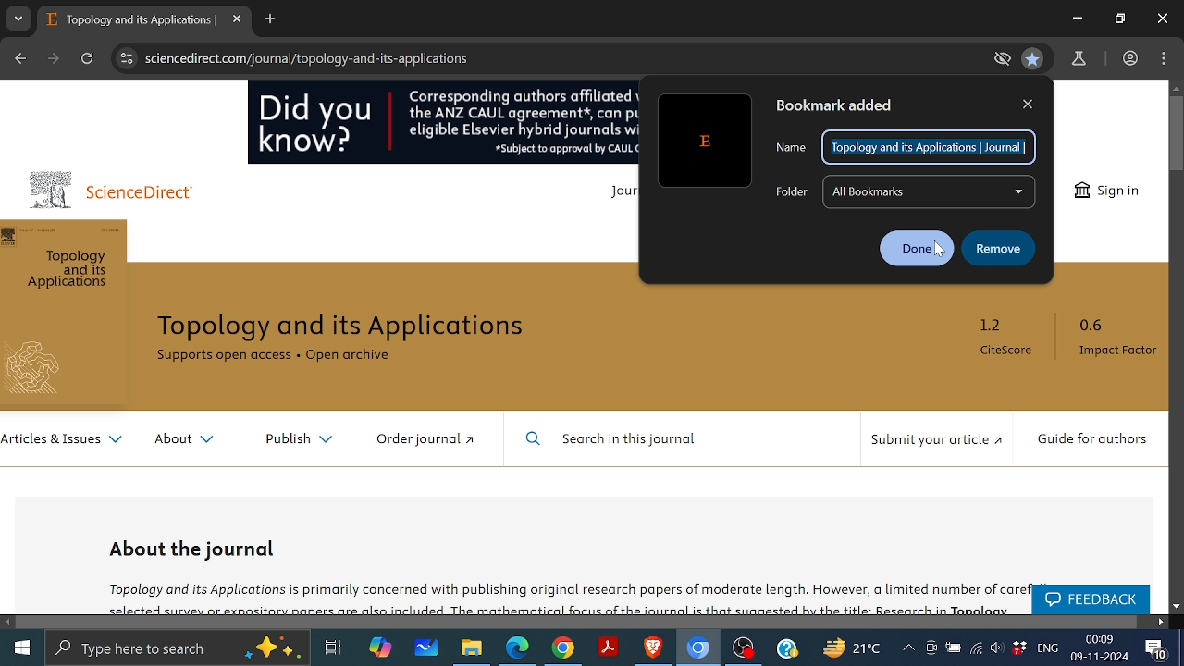 This screenshot has height=666, width=1184. I want to click on OBS Studio, so click(746, 649).